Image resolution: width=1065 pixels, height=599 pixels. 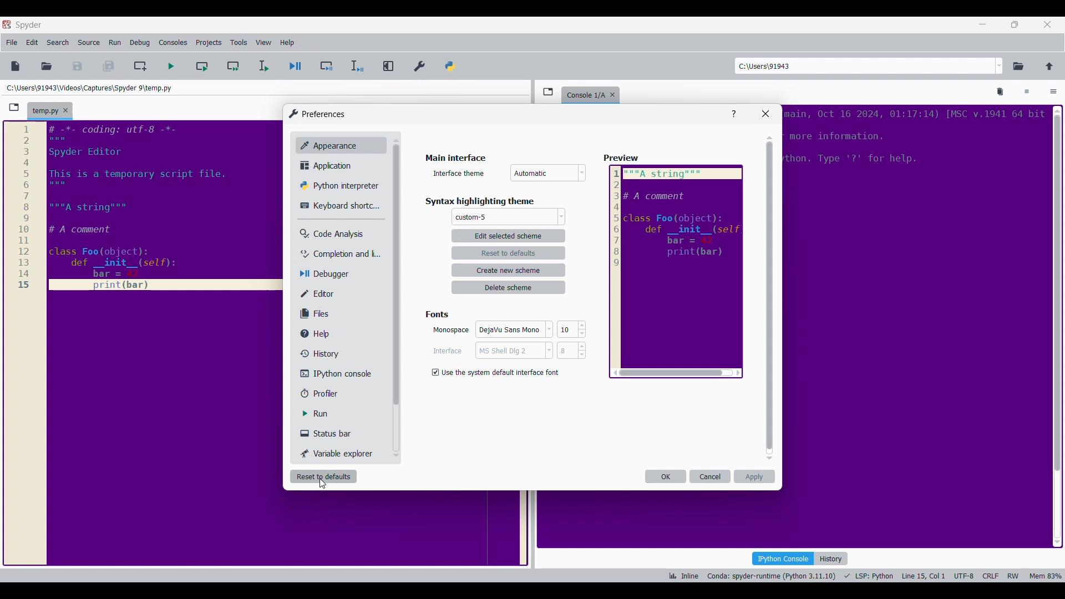 I want to click on Edit selected scheme, so click(x=508, y=236).